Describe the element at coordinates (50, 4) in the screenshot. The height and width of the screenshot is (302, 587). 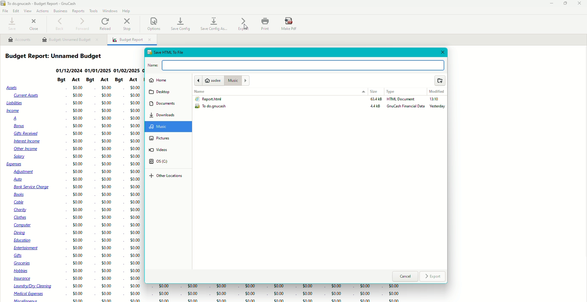
I see `todo.gnucash - budget: unnamed budget - gnucash` at that location.